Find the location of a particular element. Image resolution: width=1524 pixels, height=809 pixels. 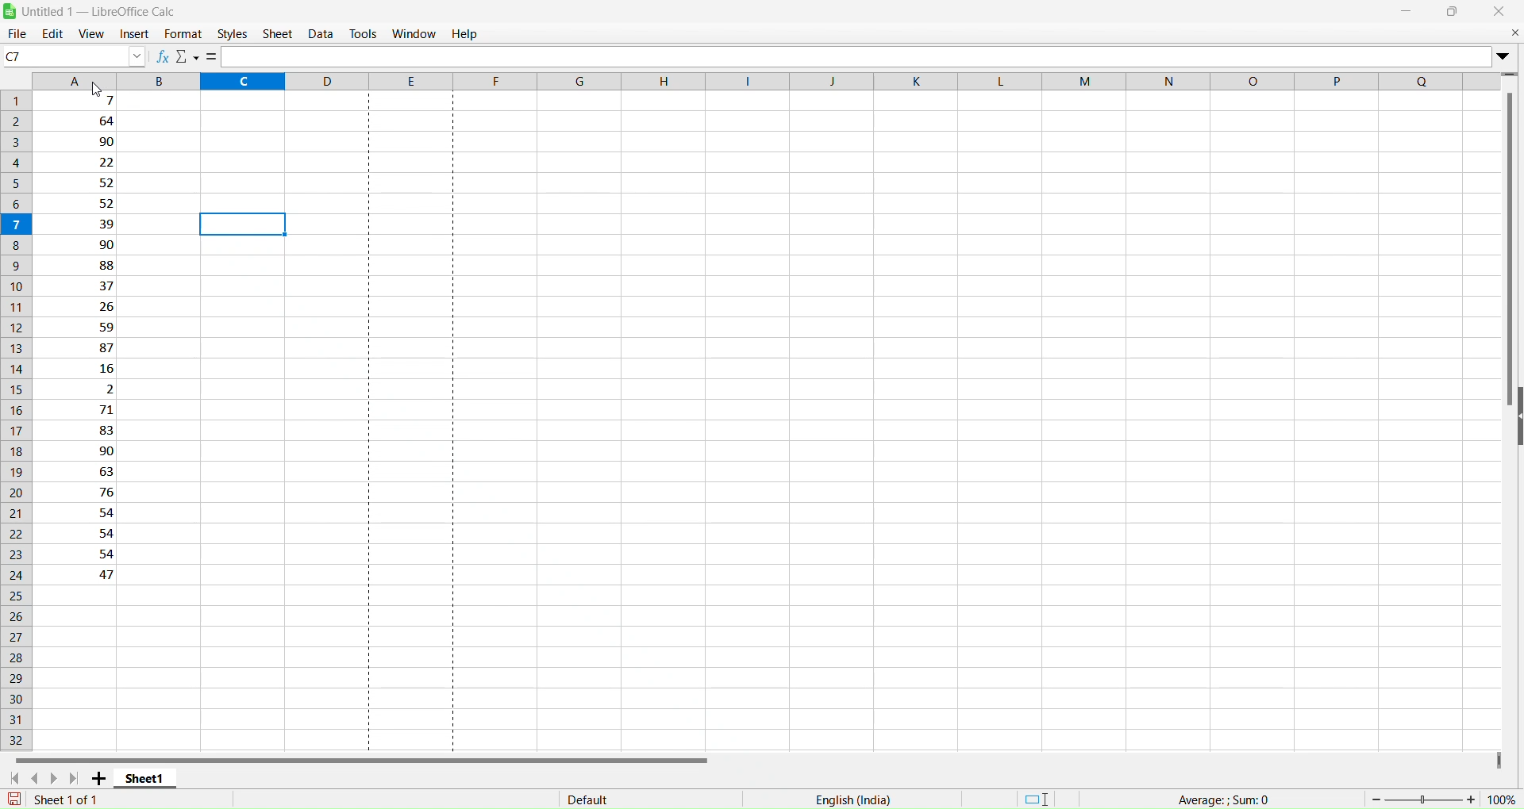

Function Wizard is located at coordinates (163, 56).